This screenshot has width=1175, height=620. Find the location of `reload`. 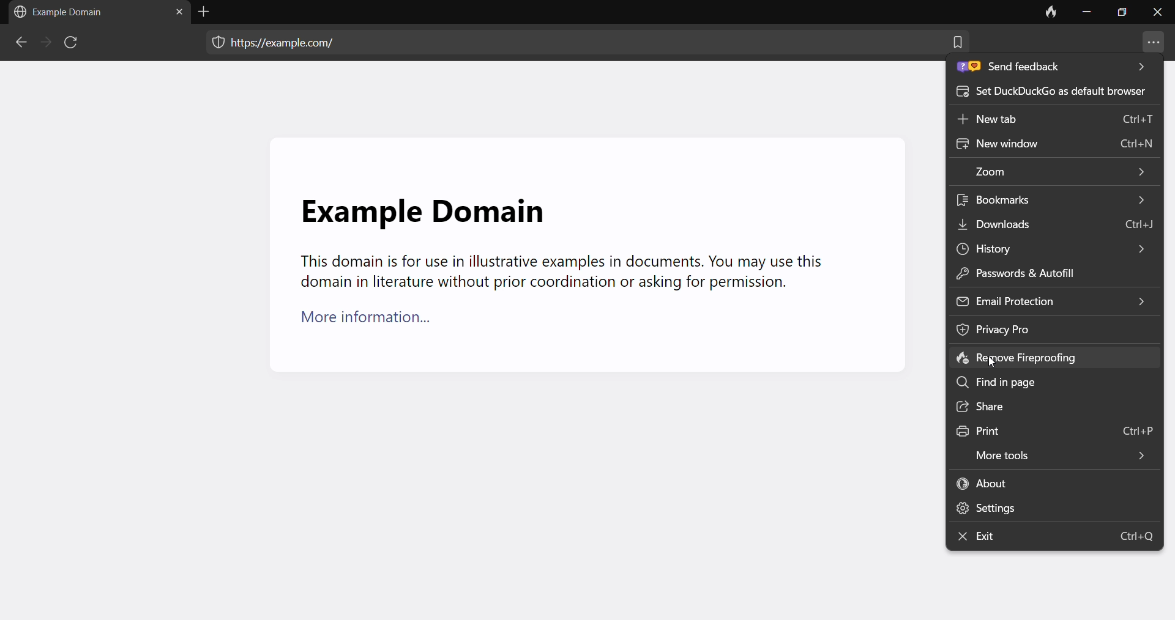

reload is located at coordinates (73, 45).